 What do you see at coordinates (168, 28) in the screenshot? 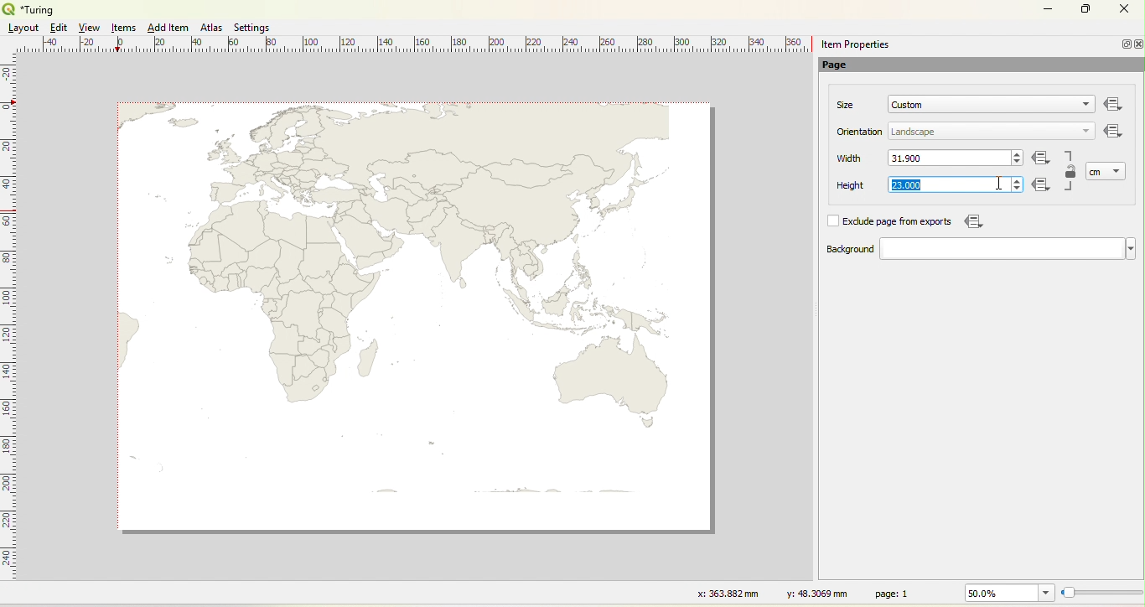
I see `Add Item` at bounding box center [168, 28].